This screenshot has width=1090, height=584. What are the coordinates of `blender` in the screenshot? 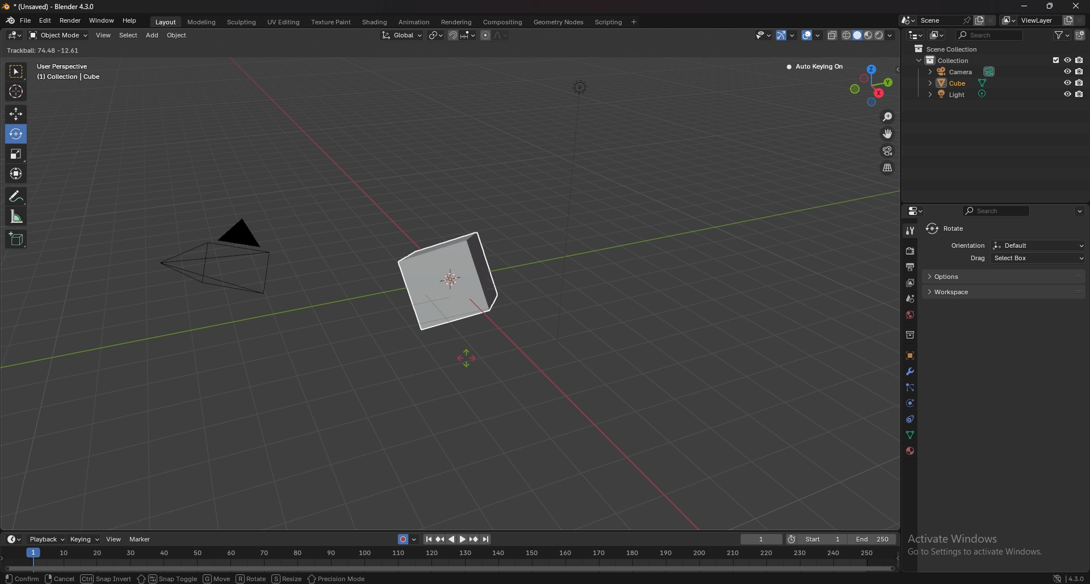 It's located at (10, 20).